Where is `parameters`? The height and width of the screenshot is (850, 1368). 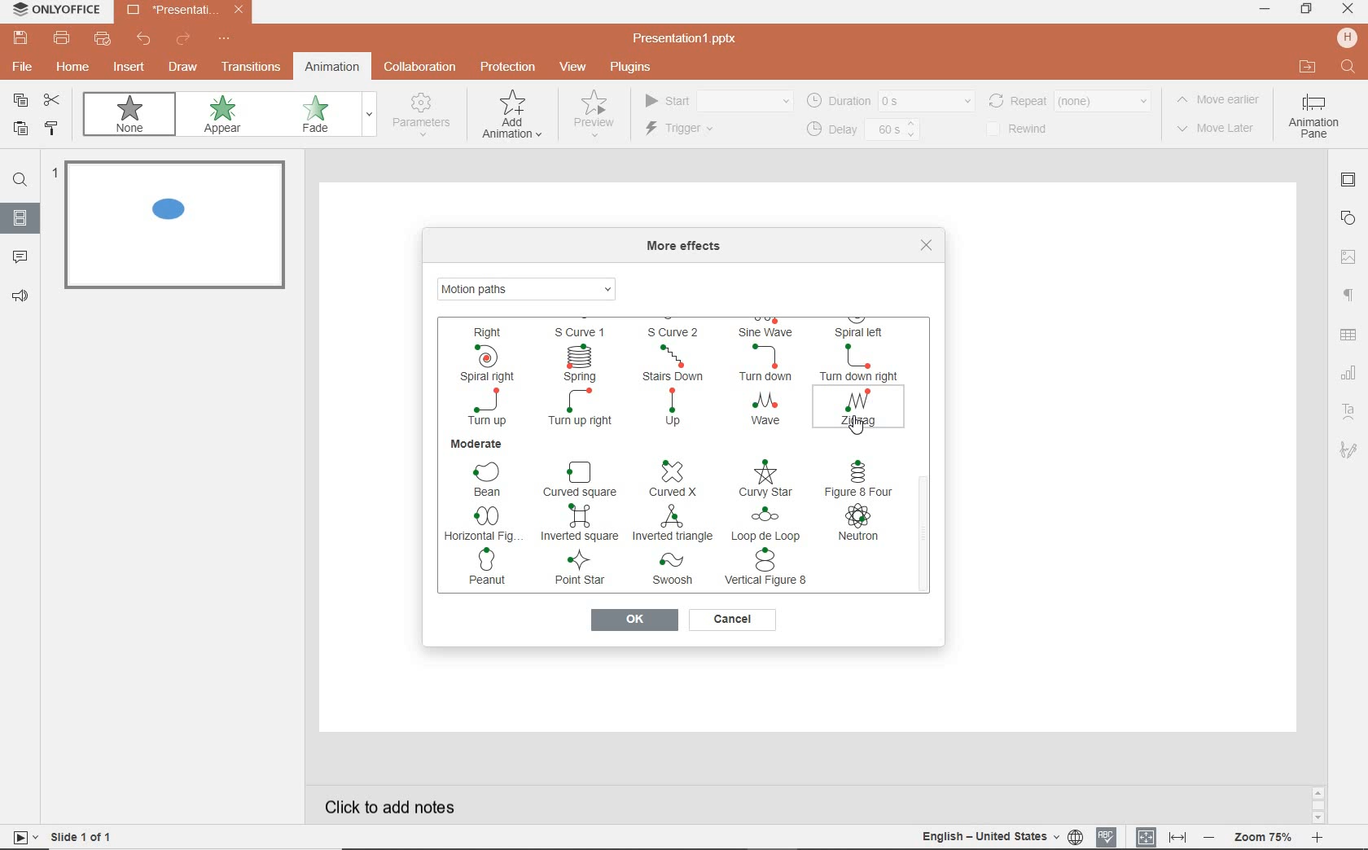
parameters is located at coordinates (425, 116).